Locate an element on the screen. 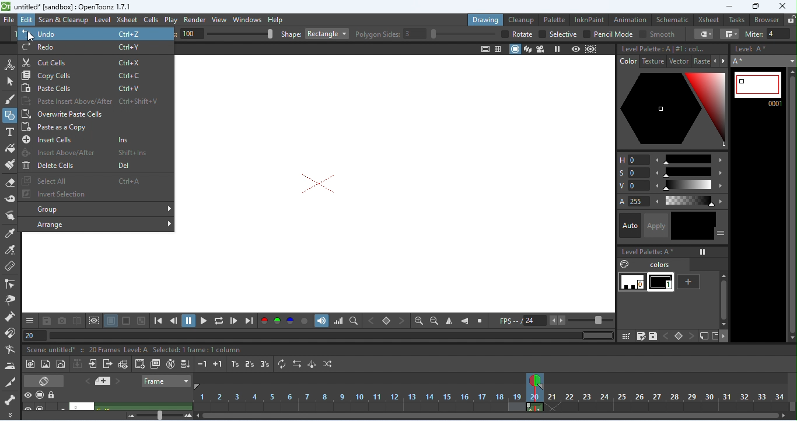 The height and width of the screenshot is (421, 797). open sub-xsheet is located at coordinates (93, 363).